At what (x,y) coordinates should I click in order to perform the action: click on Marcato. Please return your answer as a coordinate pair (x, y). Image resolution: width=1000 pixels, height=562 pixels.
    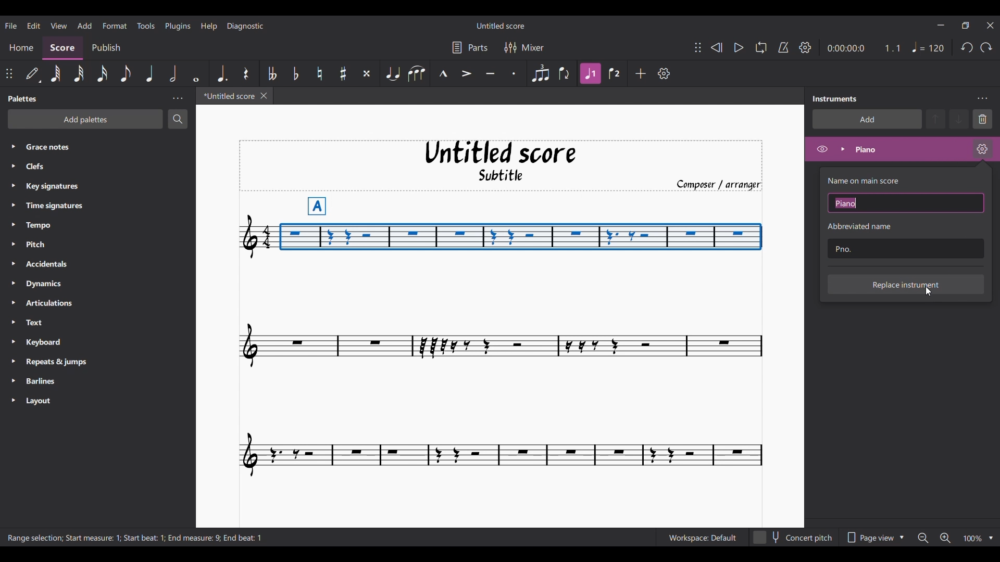
    Looking at the image, I should click on (443, 73).